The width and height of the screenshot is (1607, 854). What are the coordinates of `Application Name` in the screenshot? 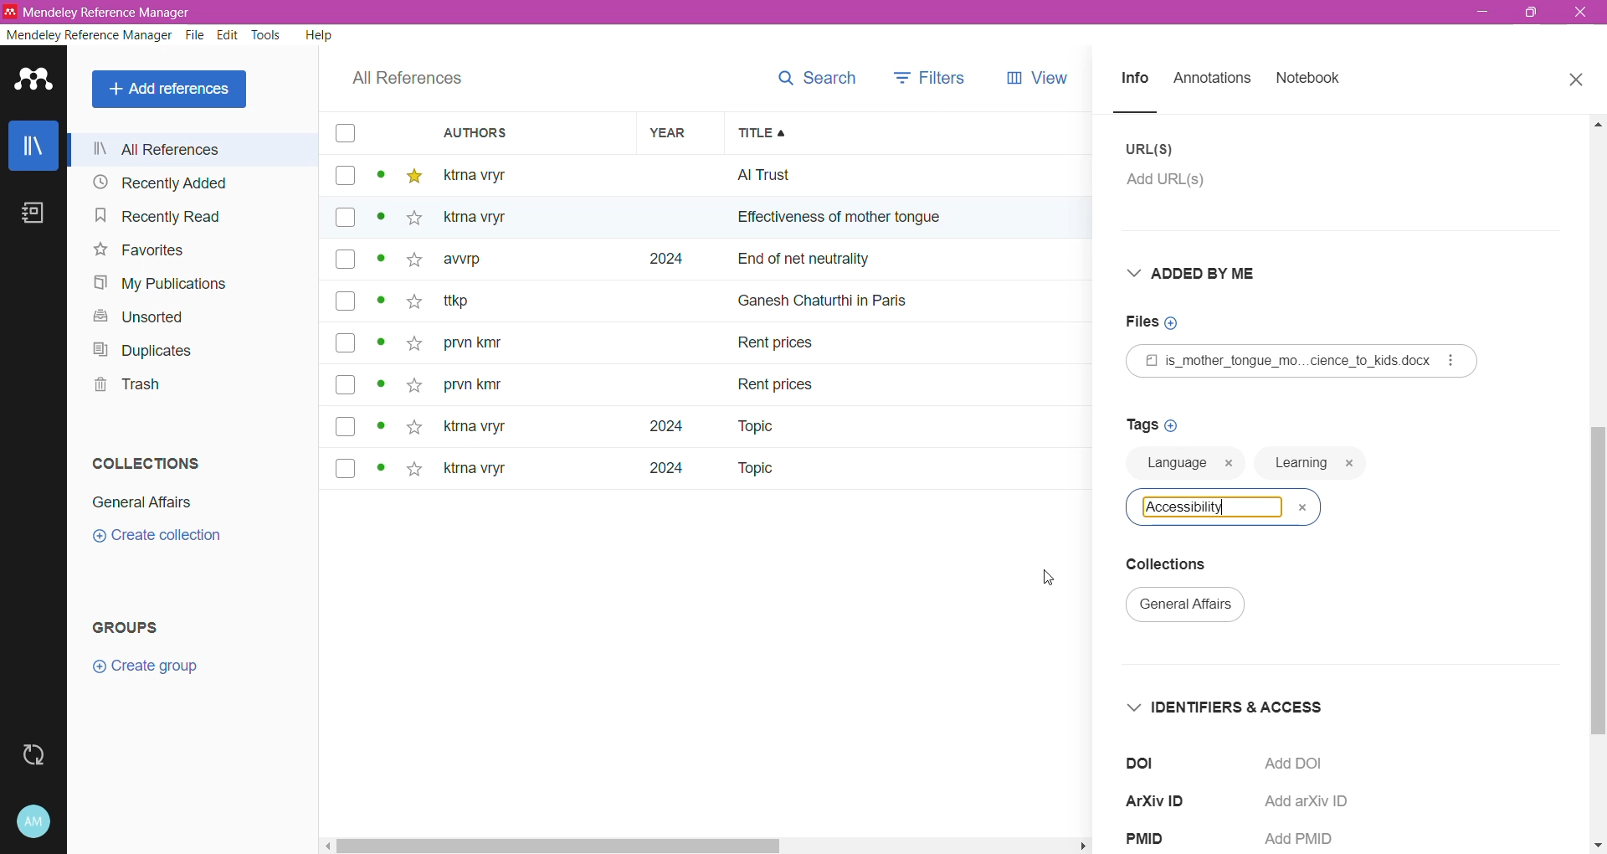 It's located at (114, 12).